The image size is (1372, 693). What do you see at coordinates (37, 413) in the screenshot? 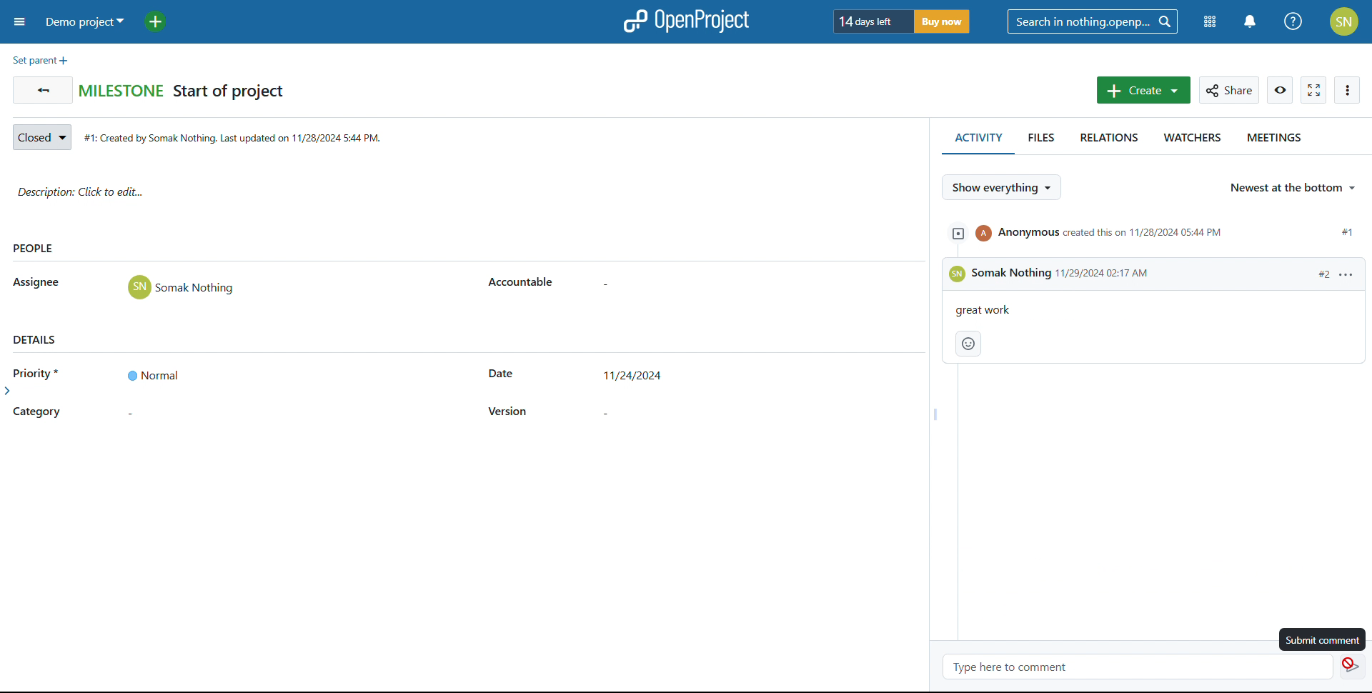
I see `category` at bounding box center [37, 413].